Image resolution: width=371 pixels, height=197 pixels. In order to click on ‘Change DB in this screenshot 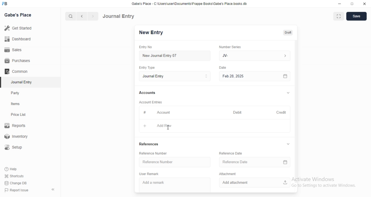, I will do `click(16, 183)`.